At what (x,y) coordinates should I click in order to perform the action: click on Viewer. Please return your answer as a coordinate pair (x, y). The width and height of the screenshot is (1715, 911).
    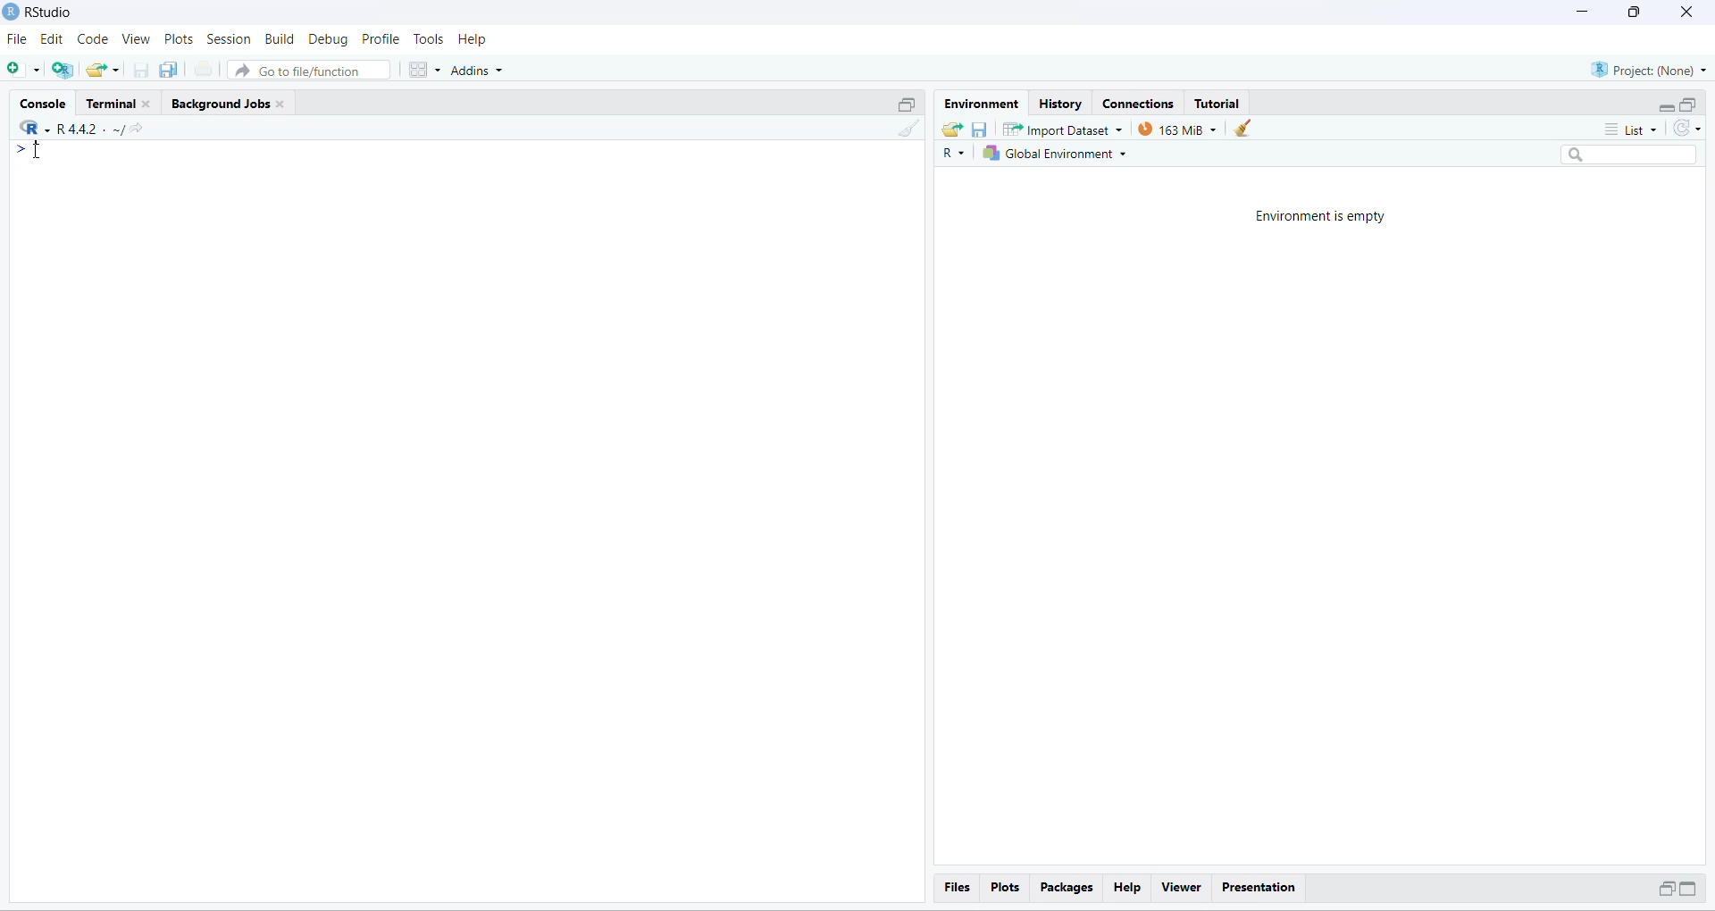
    Looking at the image, I should click on (1182, 888).